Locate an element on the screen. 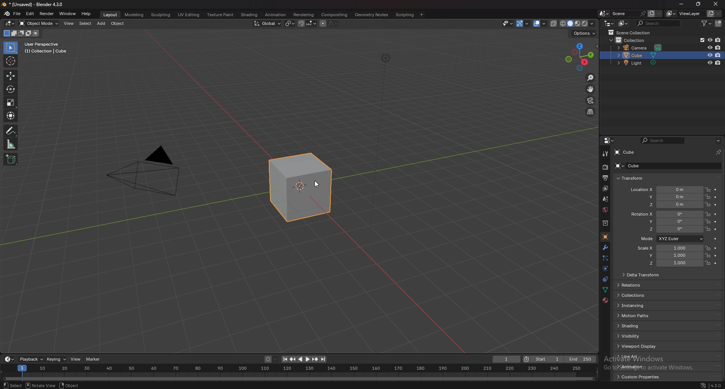 The height and width of the screenshot is (389, 725). minimize is located at coordinates (681, 3).